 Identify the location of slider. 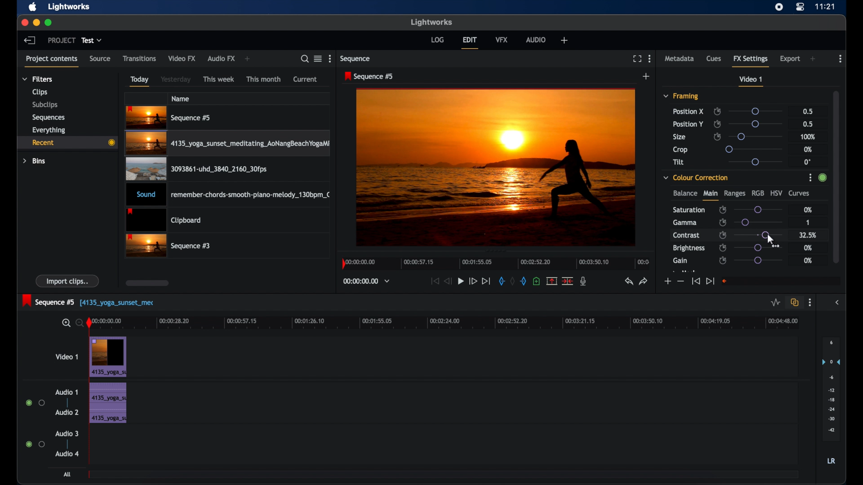
(759, 234).